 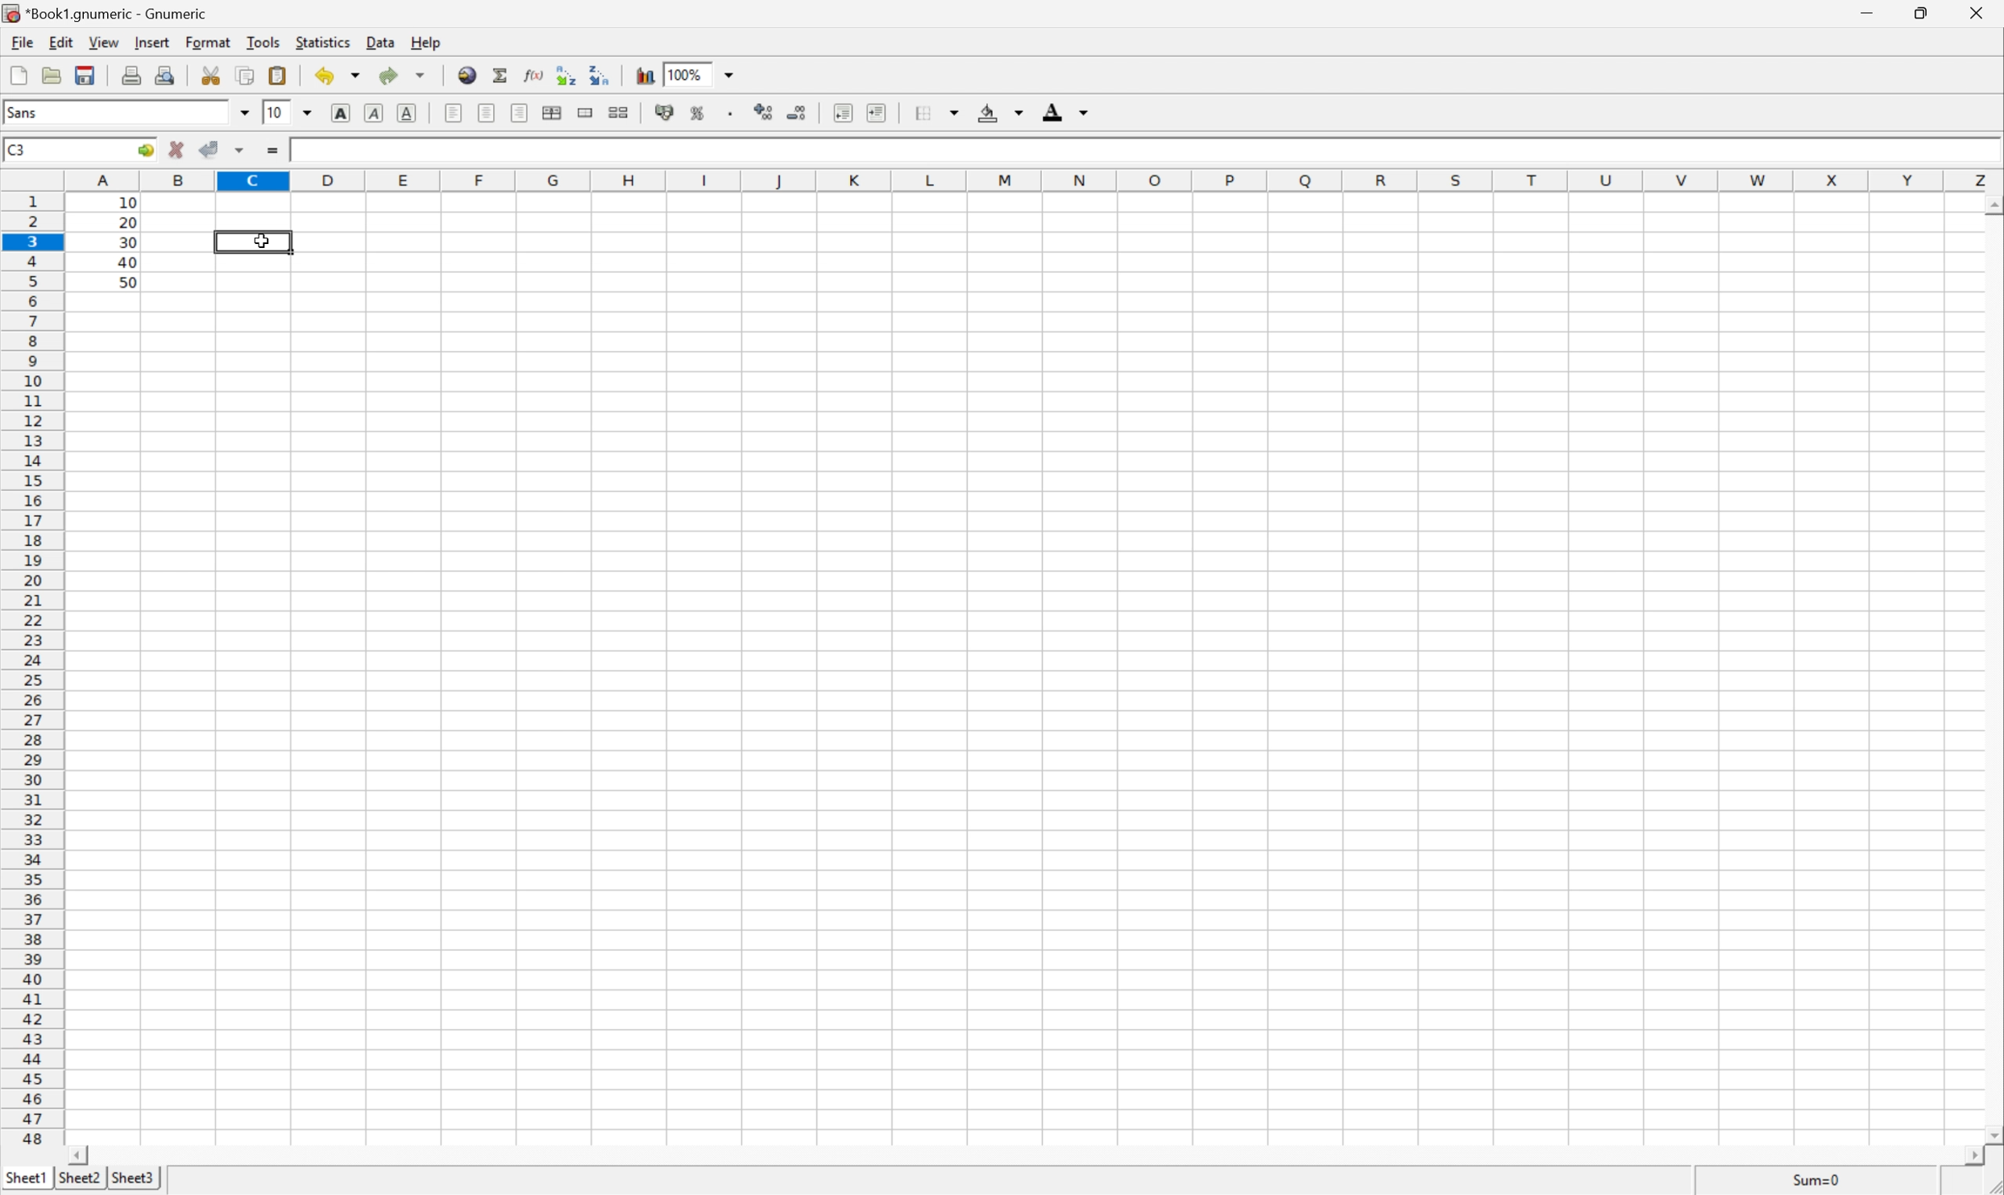 What do you see at coordinates (922, 112) in the screenshot?
I see `Borders` at bounding box center [922, 112].